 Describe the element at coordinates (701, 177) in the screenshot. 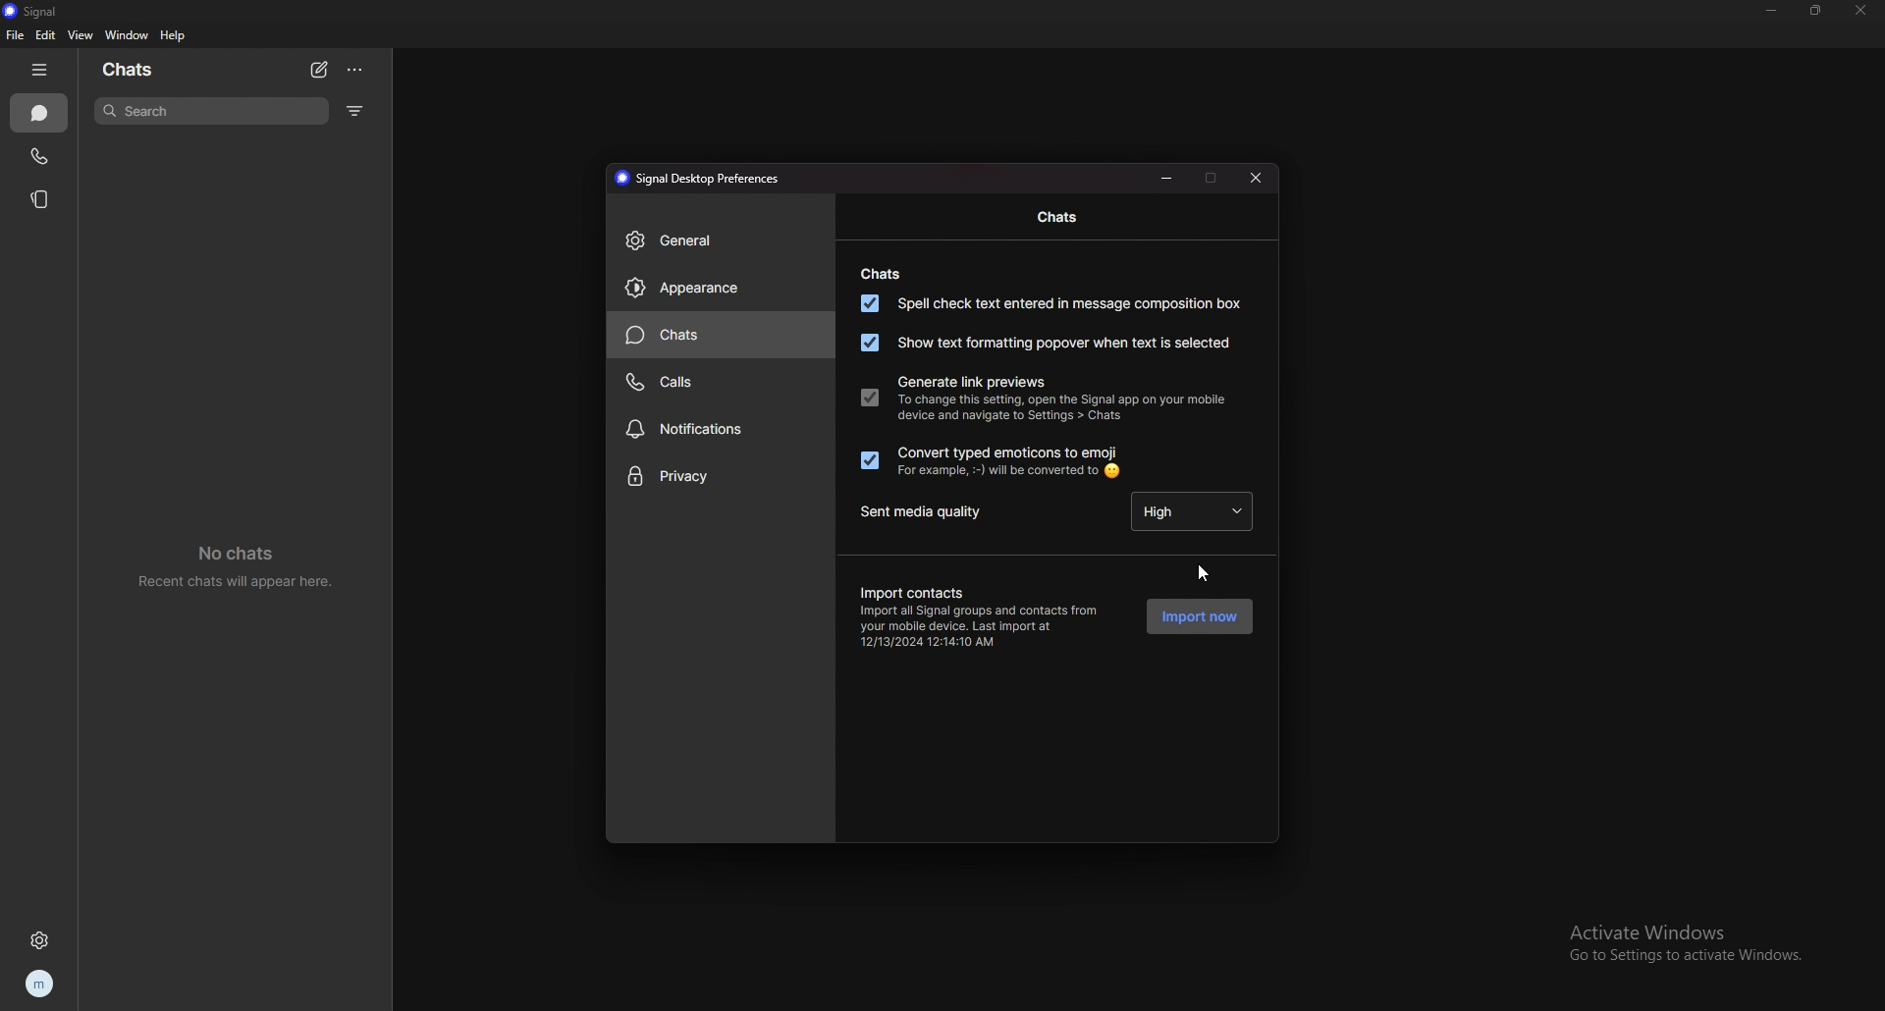

I see `signal desktop preferences` at that location.